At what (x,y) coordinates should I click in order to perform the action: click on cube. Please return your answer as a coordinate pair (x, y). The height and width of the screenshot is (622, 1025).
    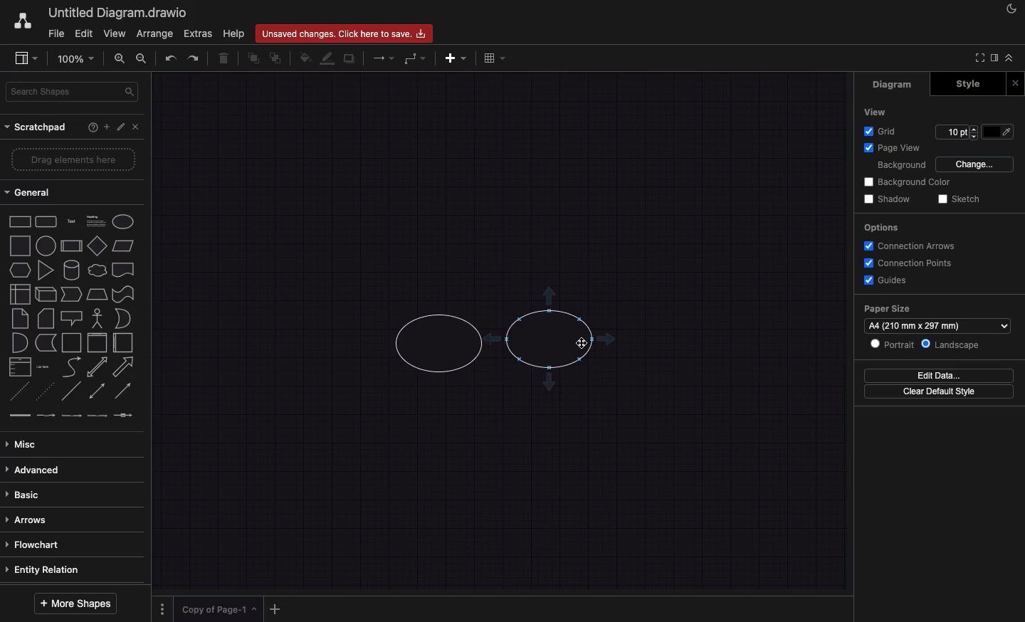
    Looking at the image, I should click on (44, 294).